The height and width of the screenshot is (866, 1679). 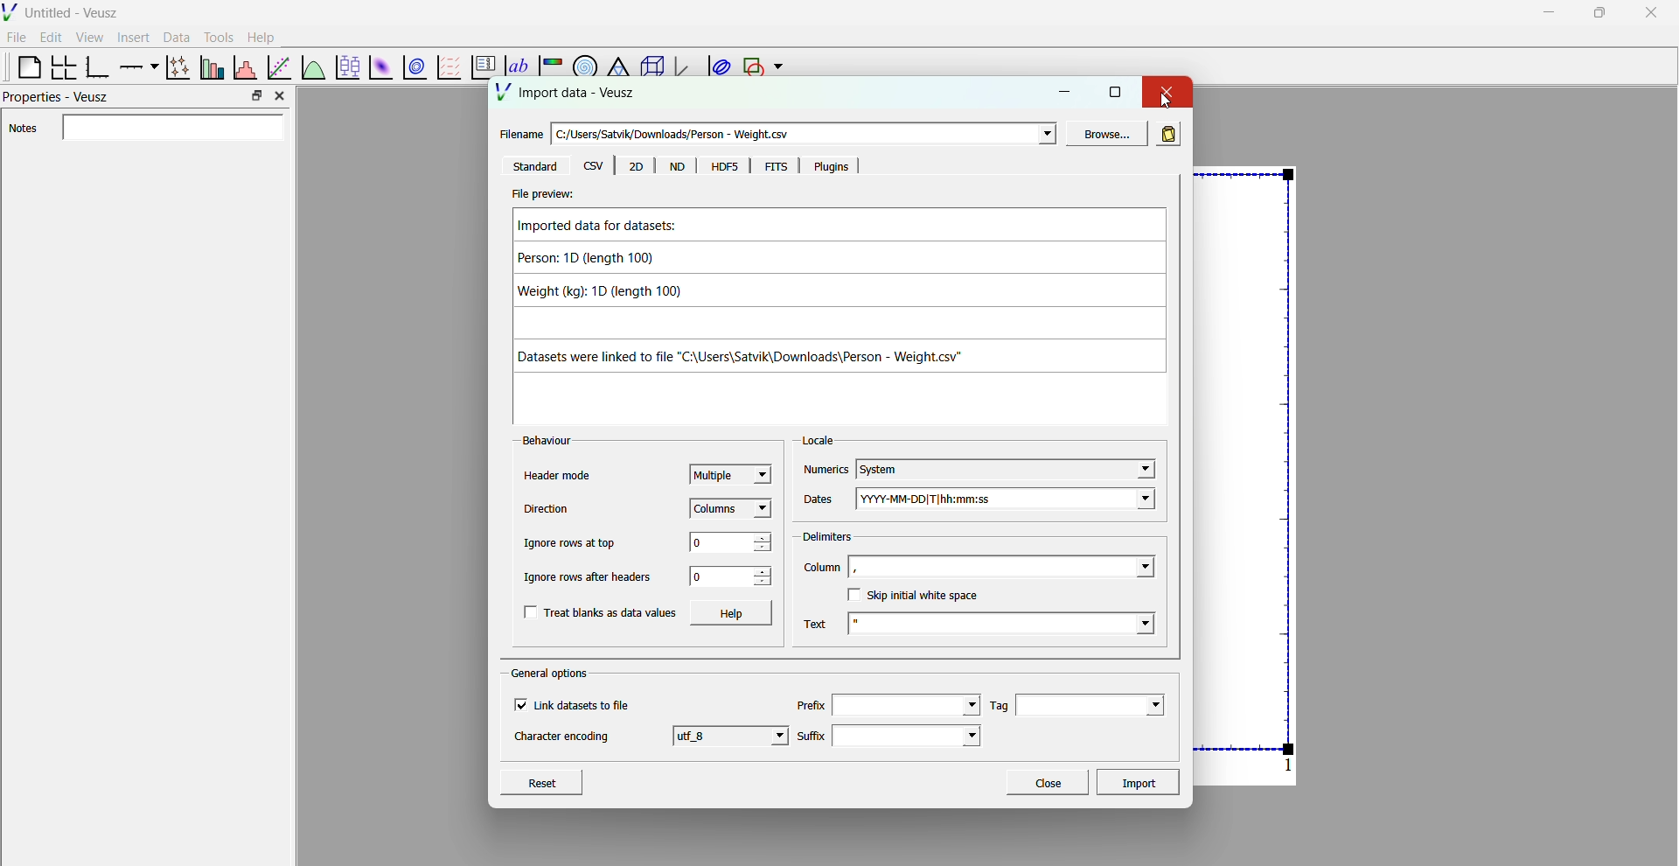 I want to click on Header mode, so click(x=558, y=476).